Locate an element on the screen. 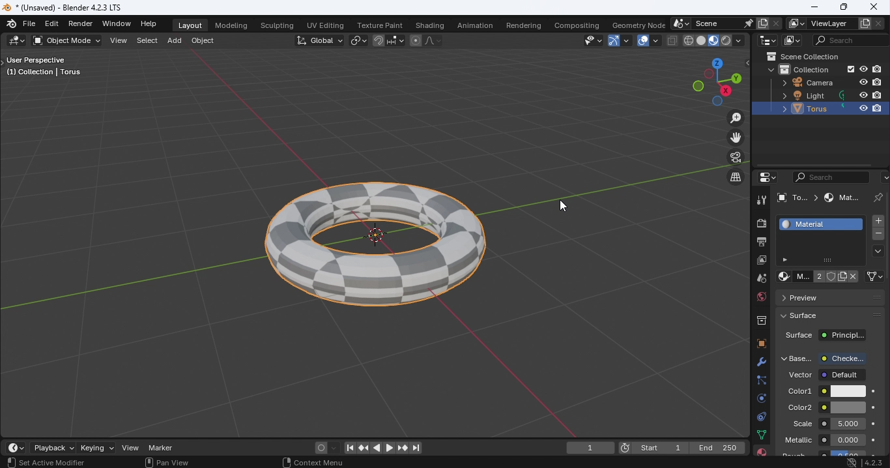 The image size is (890, 468). Disable in renders is located at coordinates (878, 82).